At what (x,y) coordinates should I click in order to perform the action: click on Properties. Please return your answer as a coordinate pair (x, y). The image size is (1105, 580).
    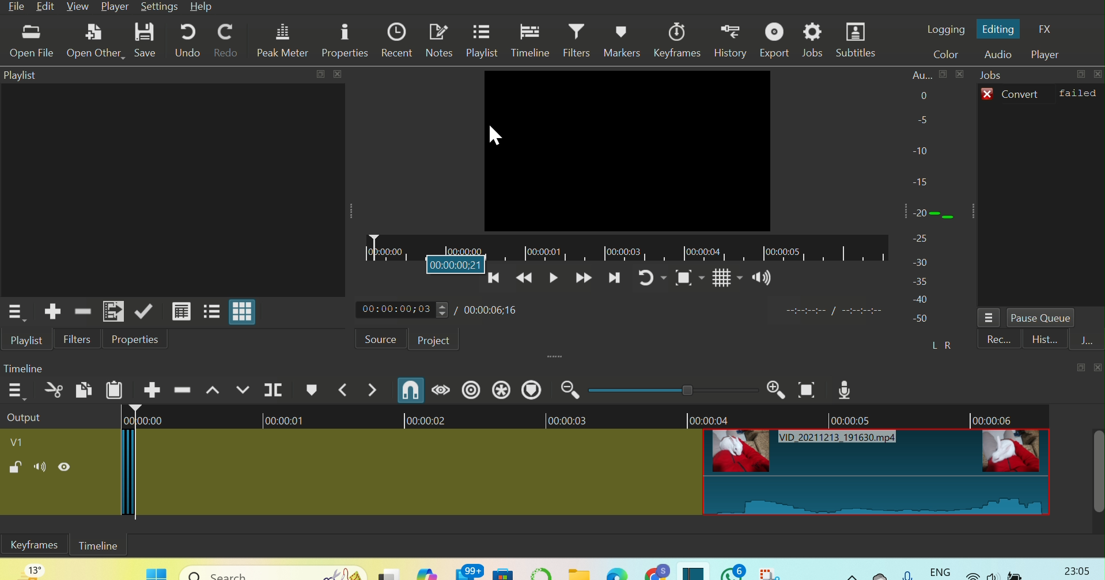
    Looking at the image, I should click on (139, 339).